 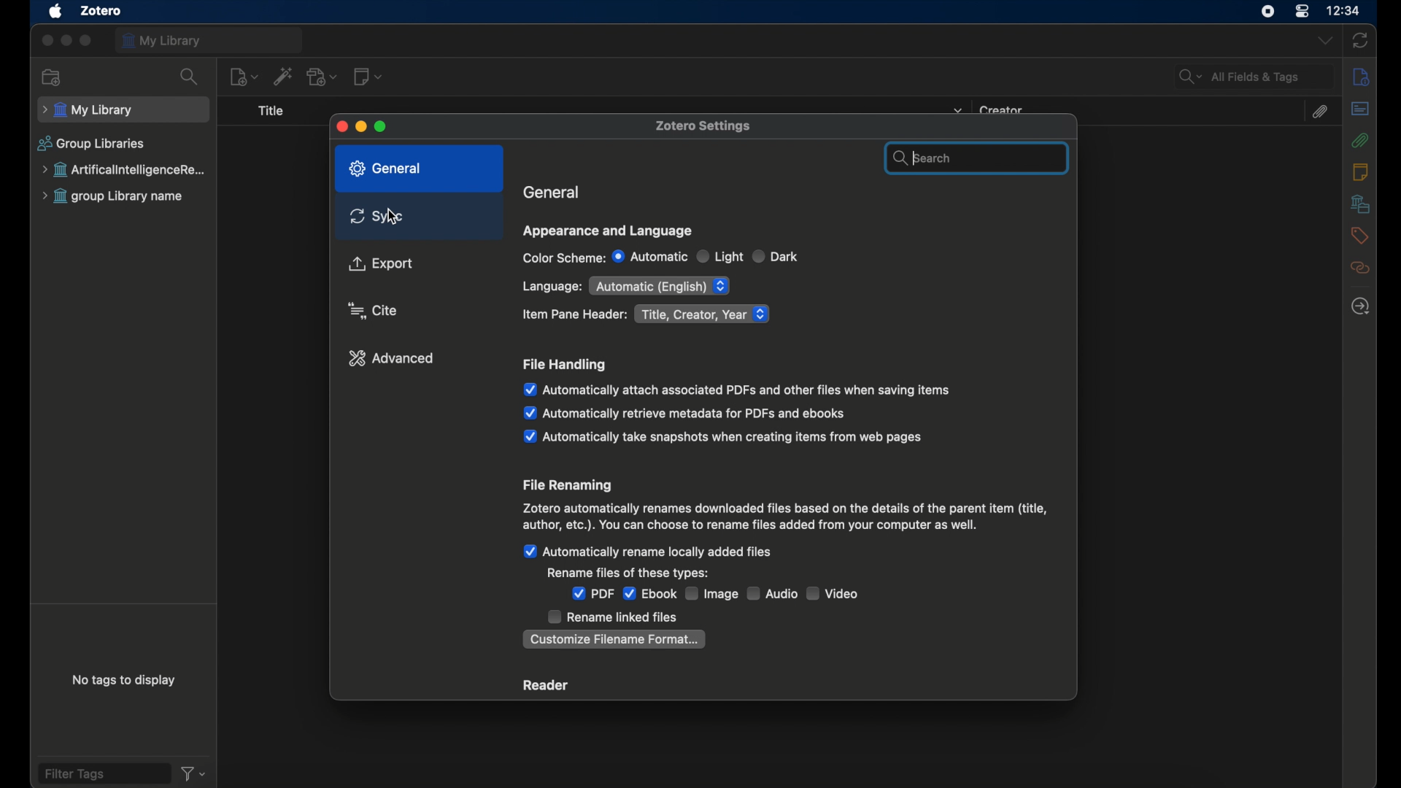 What do you see at coordinates (650, 256) in the screenshot?
I see `automatic` at bounding box center [650, 256].